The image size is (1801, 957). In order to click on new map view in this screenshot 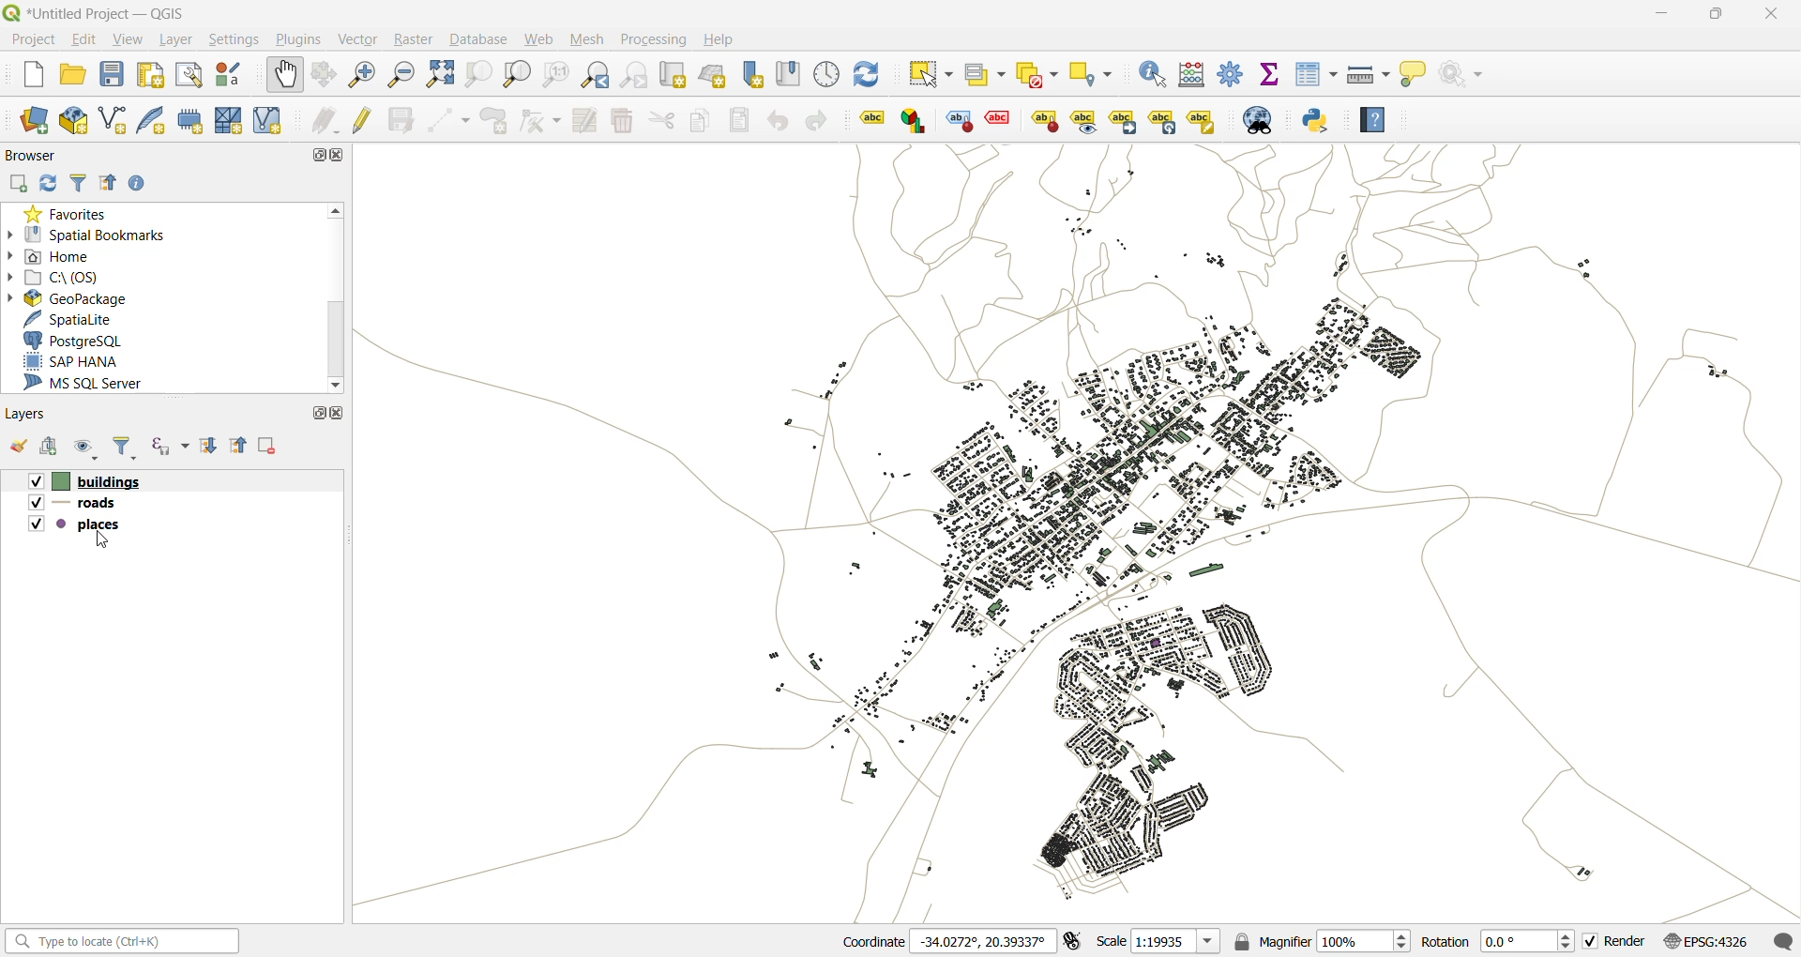, I will do `click(675, 75)`.